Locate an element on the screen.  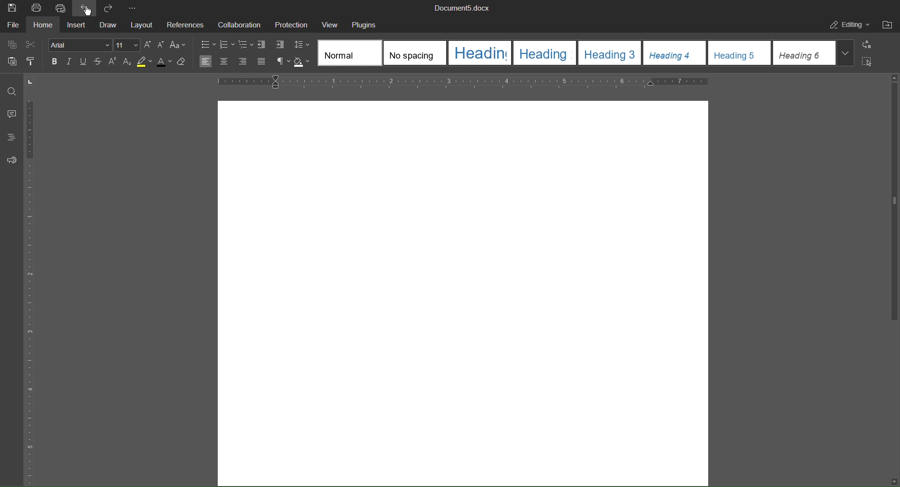
Increase Indent is located at coordinates (279, 44).